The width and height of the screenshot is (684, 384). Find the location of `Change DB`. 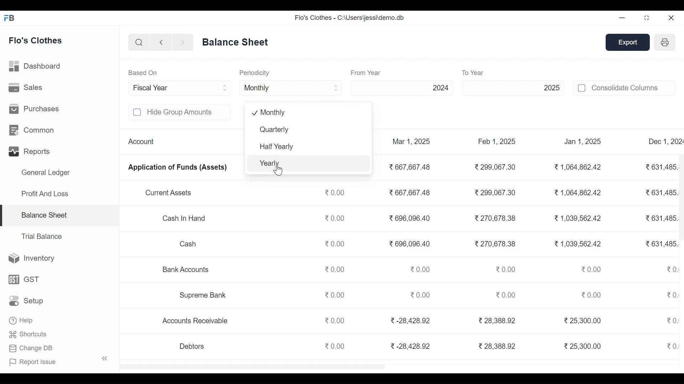

Change DB is located at coordinates (31, 347).